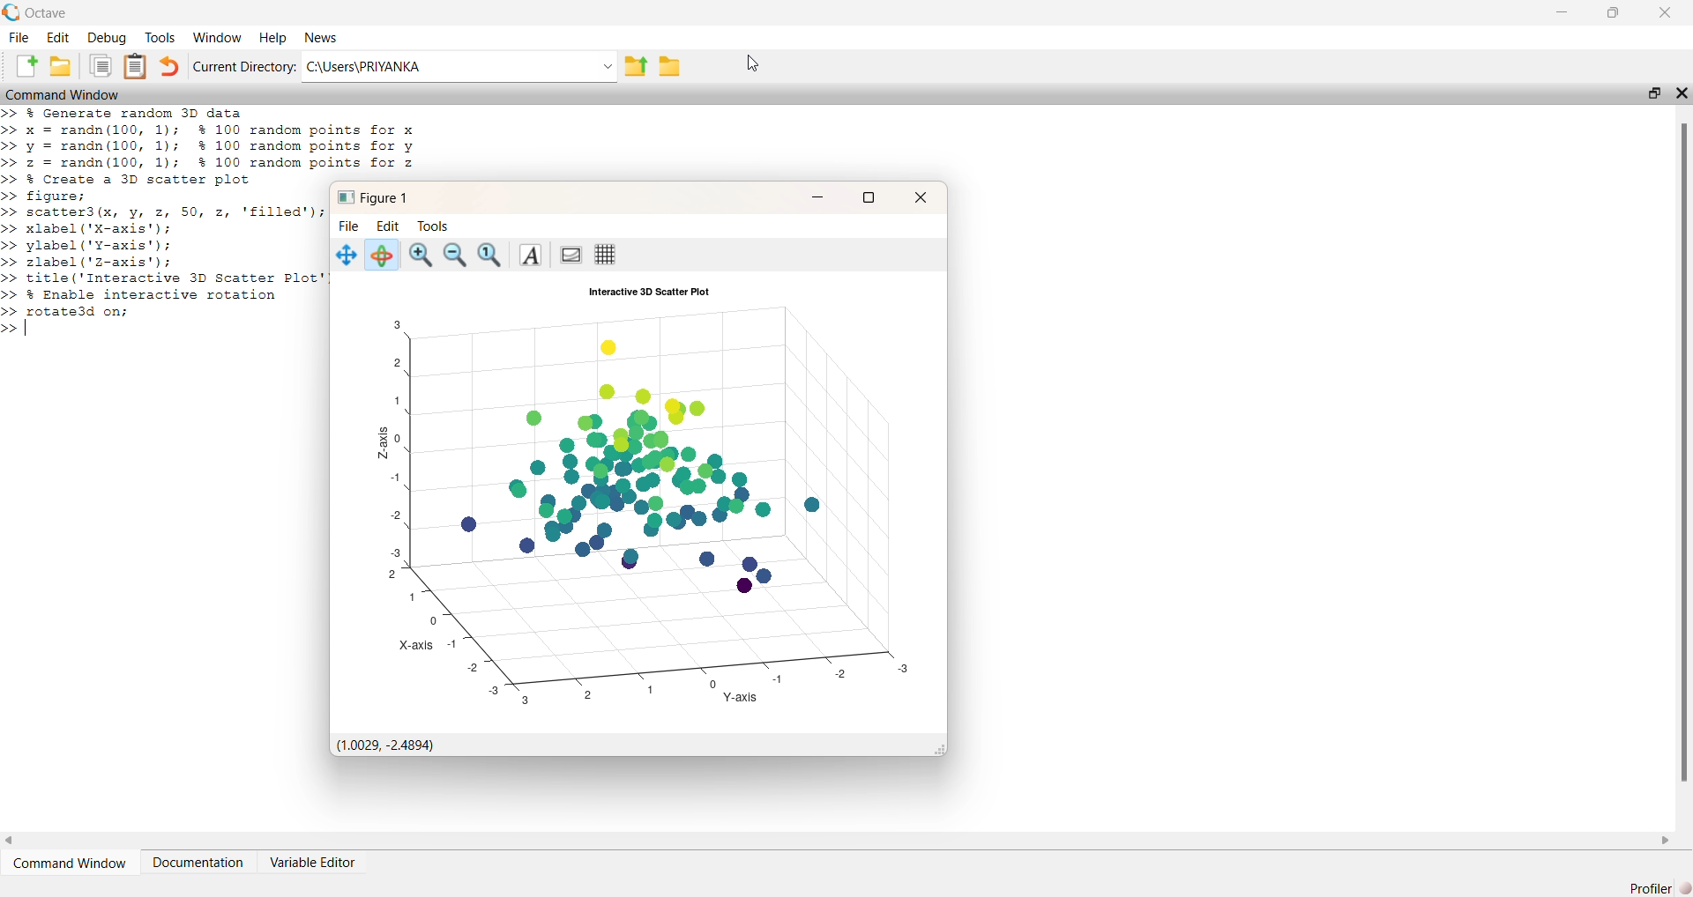 Image resolution: width=1693 pixels, height=897 pixels. I want to click on logo, so click(11, 12).